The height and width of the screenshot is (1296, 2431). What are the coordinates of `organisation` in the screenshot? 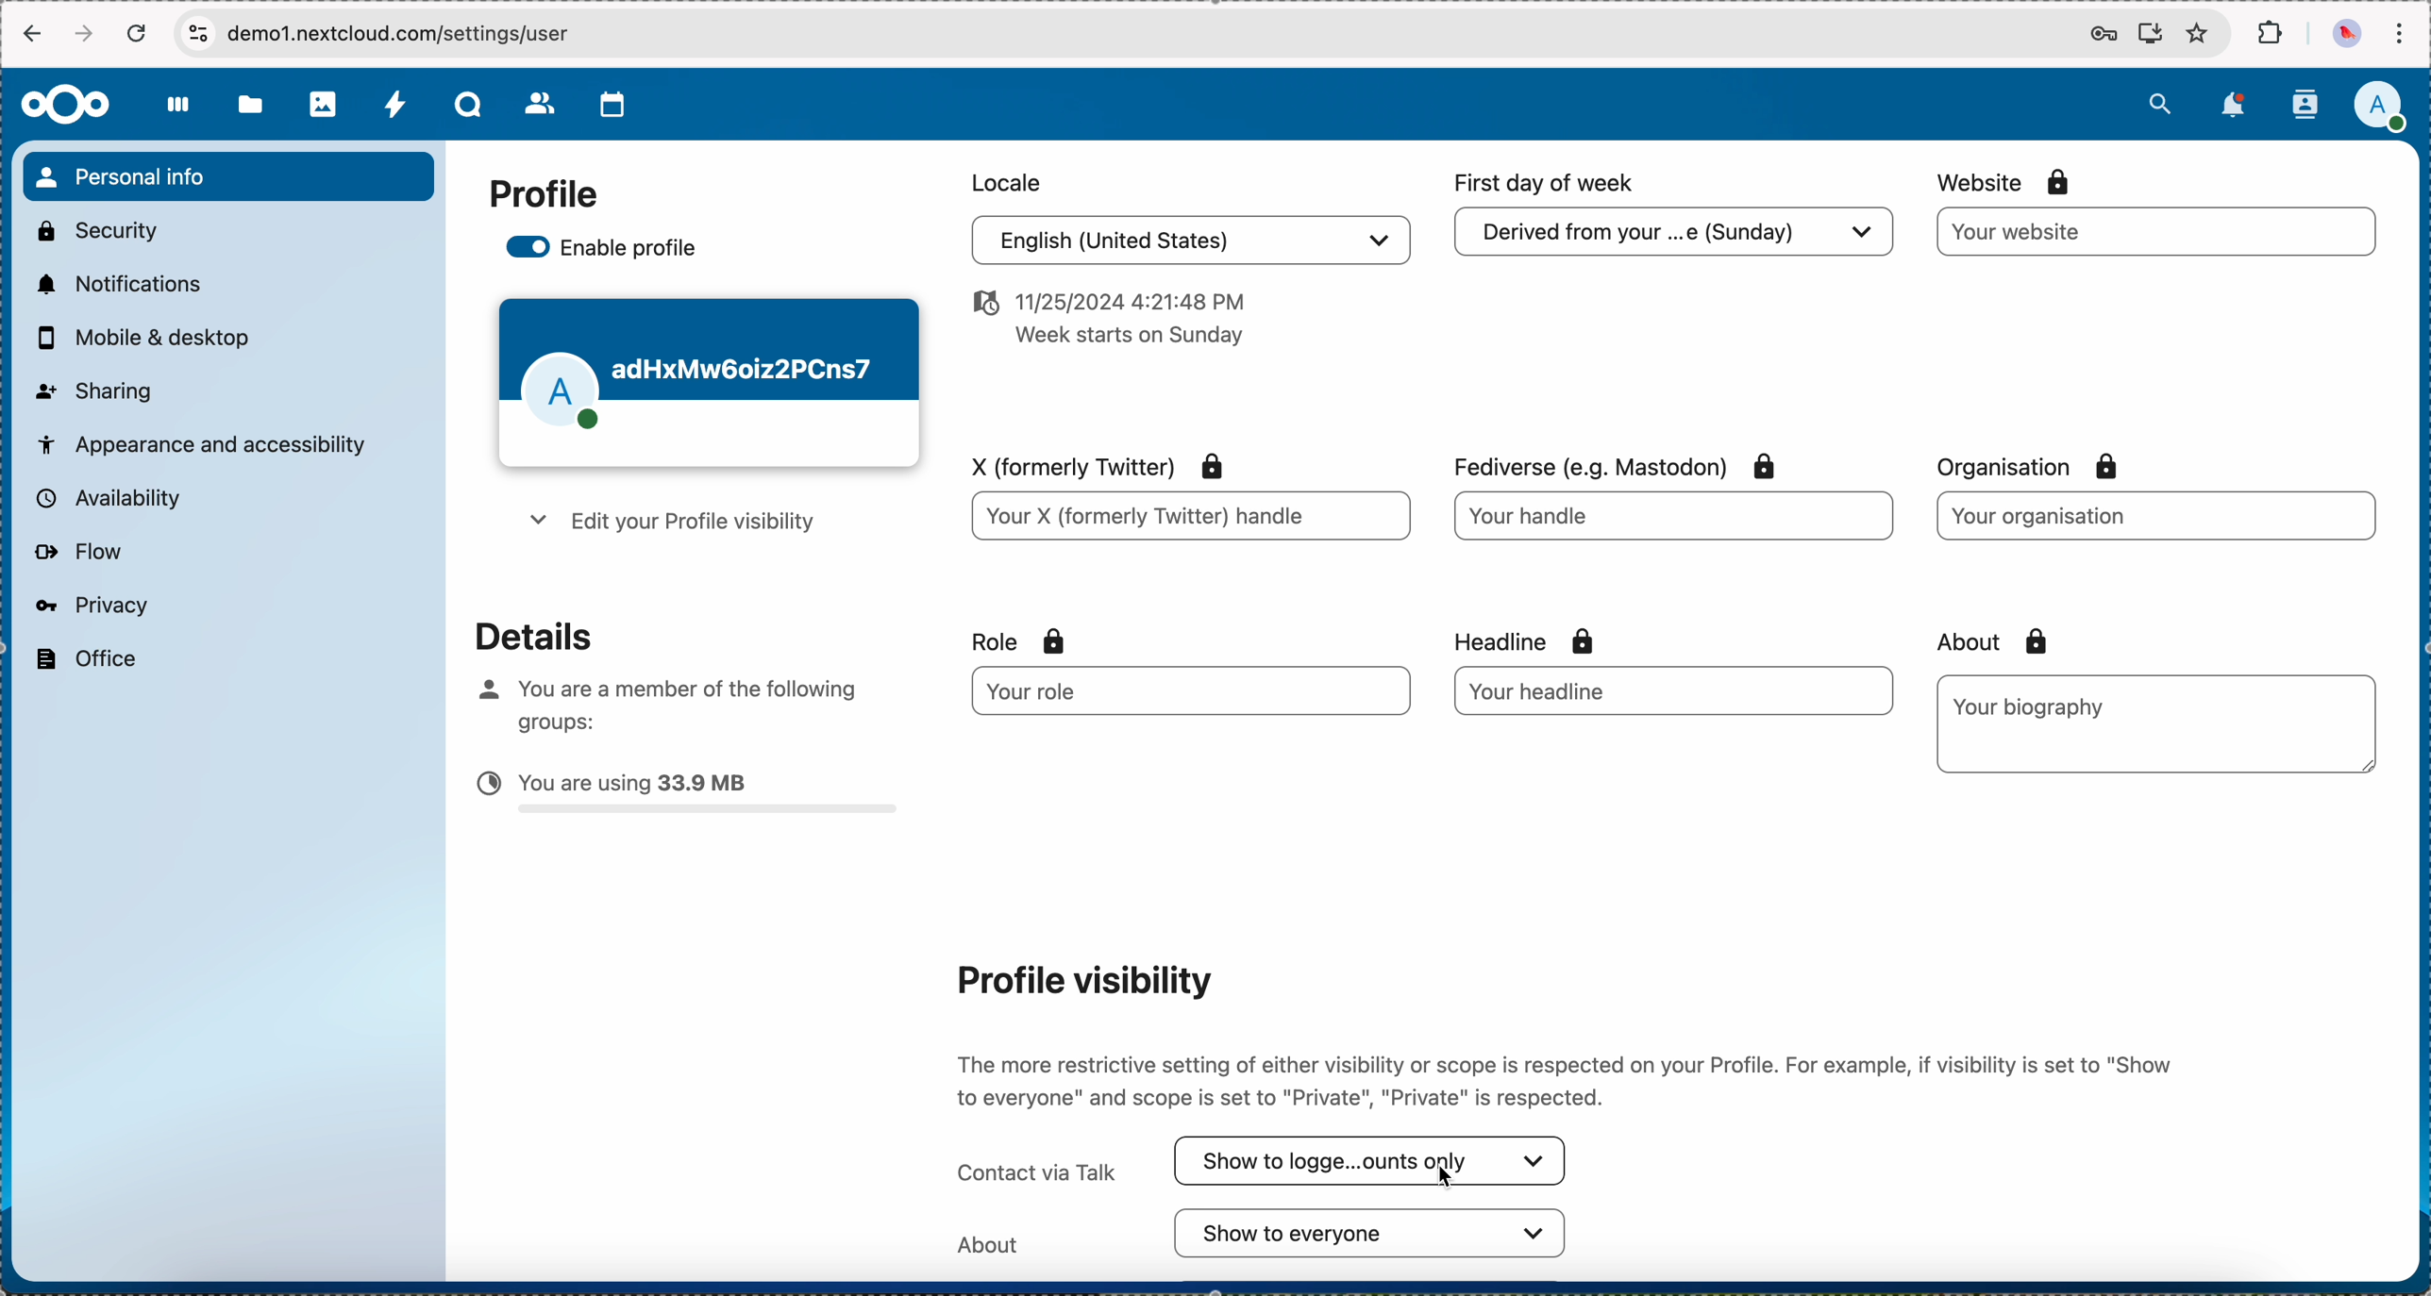 It's located at (2040, 467).